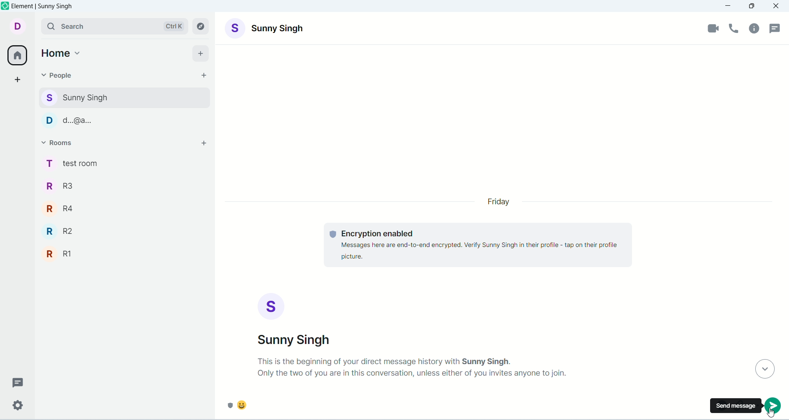  I want to click on home, so click(62, 52).